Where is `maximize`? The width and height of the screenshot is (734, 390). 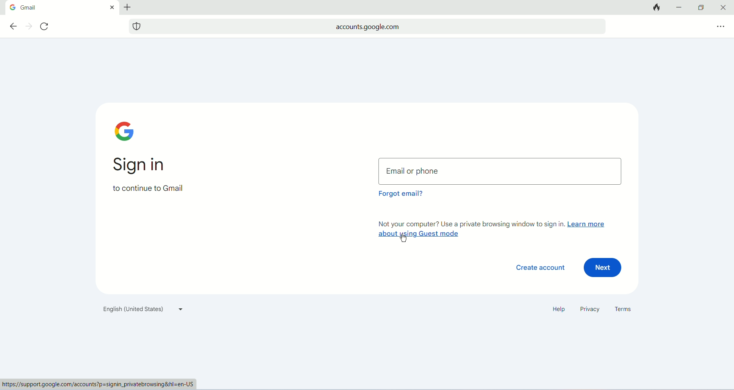 maximize is located at coordinates (700, 8).